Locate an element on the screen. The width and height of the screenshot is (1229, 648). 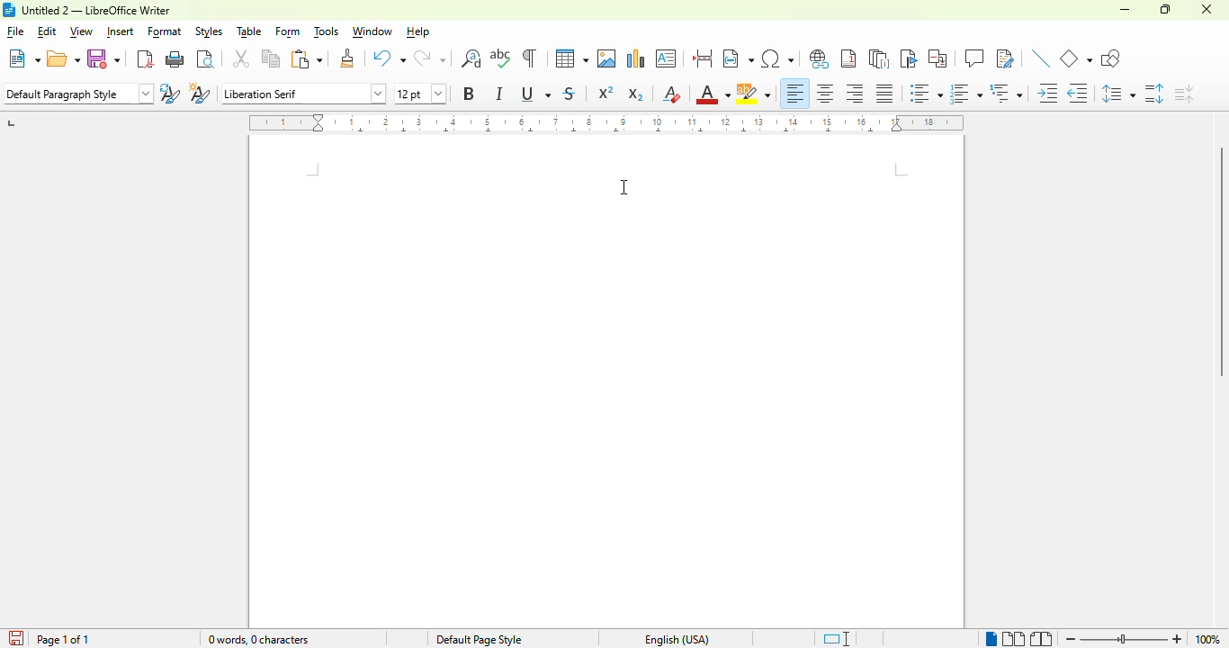
font name is located at coordinates (305, 93).